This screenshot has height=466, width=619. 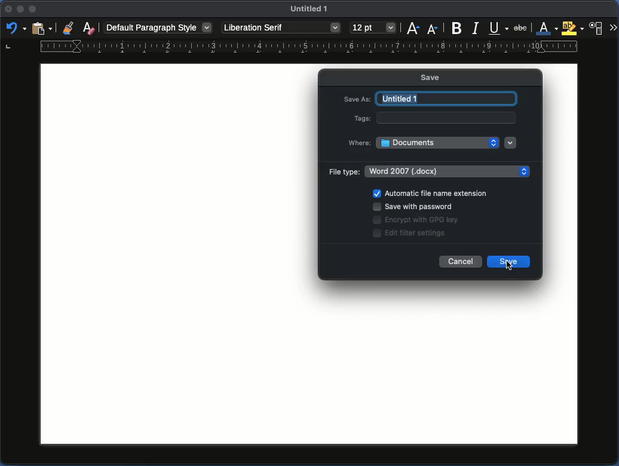 What do you see at coordinates (438, 143) in the screenshot?
I see `documents` at bounding box center [438, 143].